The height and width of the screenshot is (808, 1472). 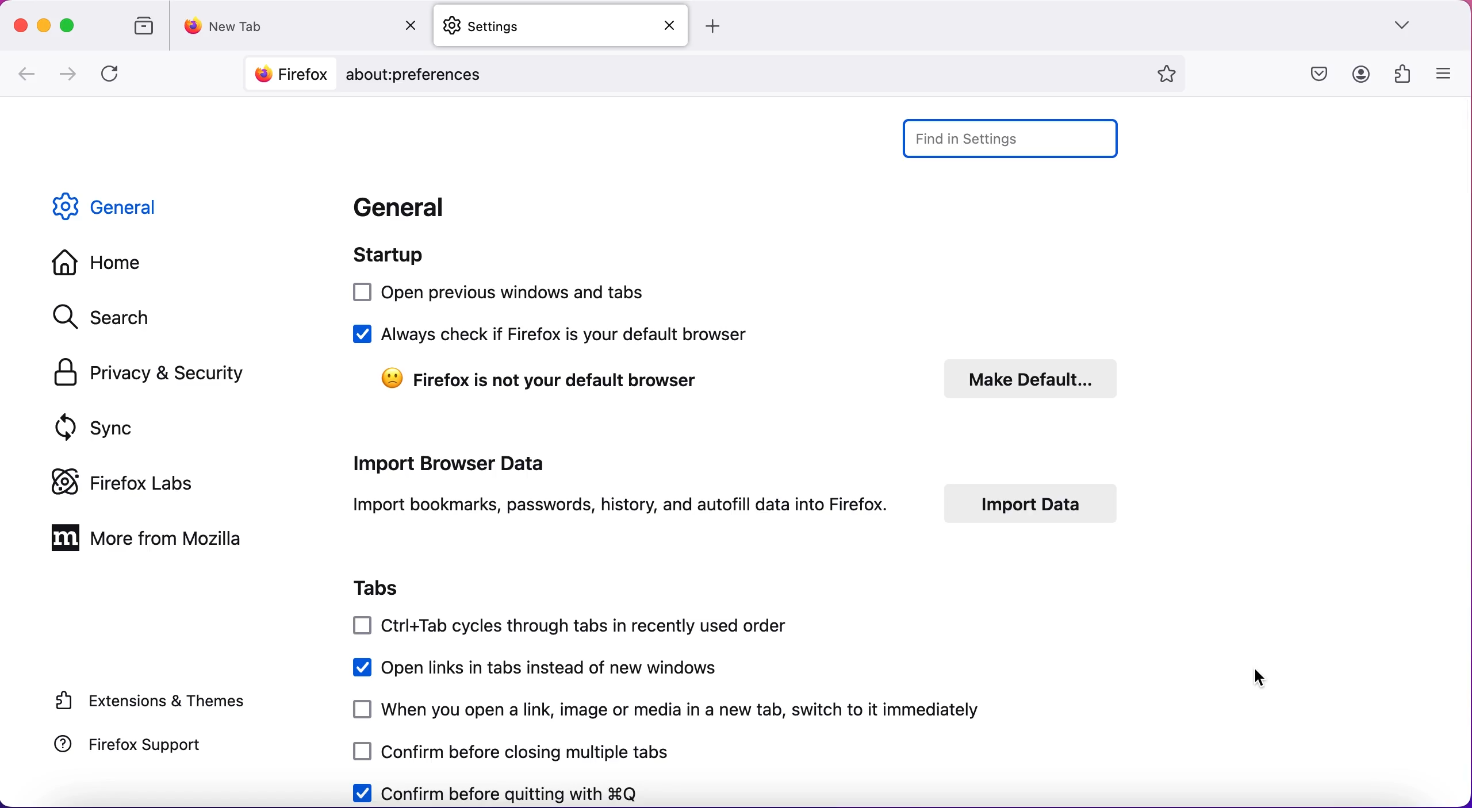 I want to click on reload current page, so click(x=113, y=74).